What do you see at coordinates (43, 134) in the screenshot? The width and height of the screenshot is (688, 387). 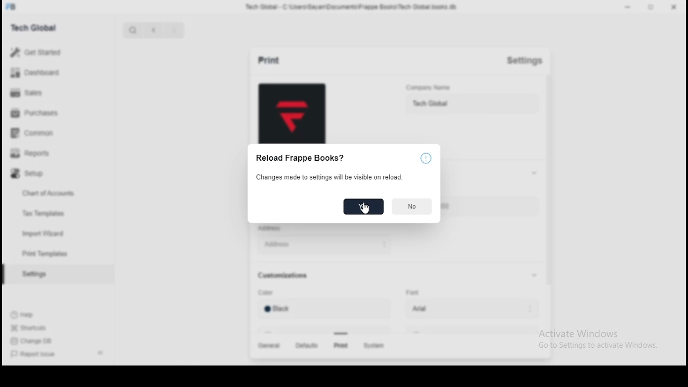 I see `common ` at bounding box center [43, 134].